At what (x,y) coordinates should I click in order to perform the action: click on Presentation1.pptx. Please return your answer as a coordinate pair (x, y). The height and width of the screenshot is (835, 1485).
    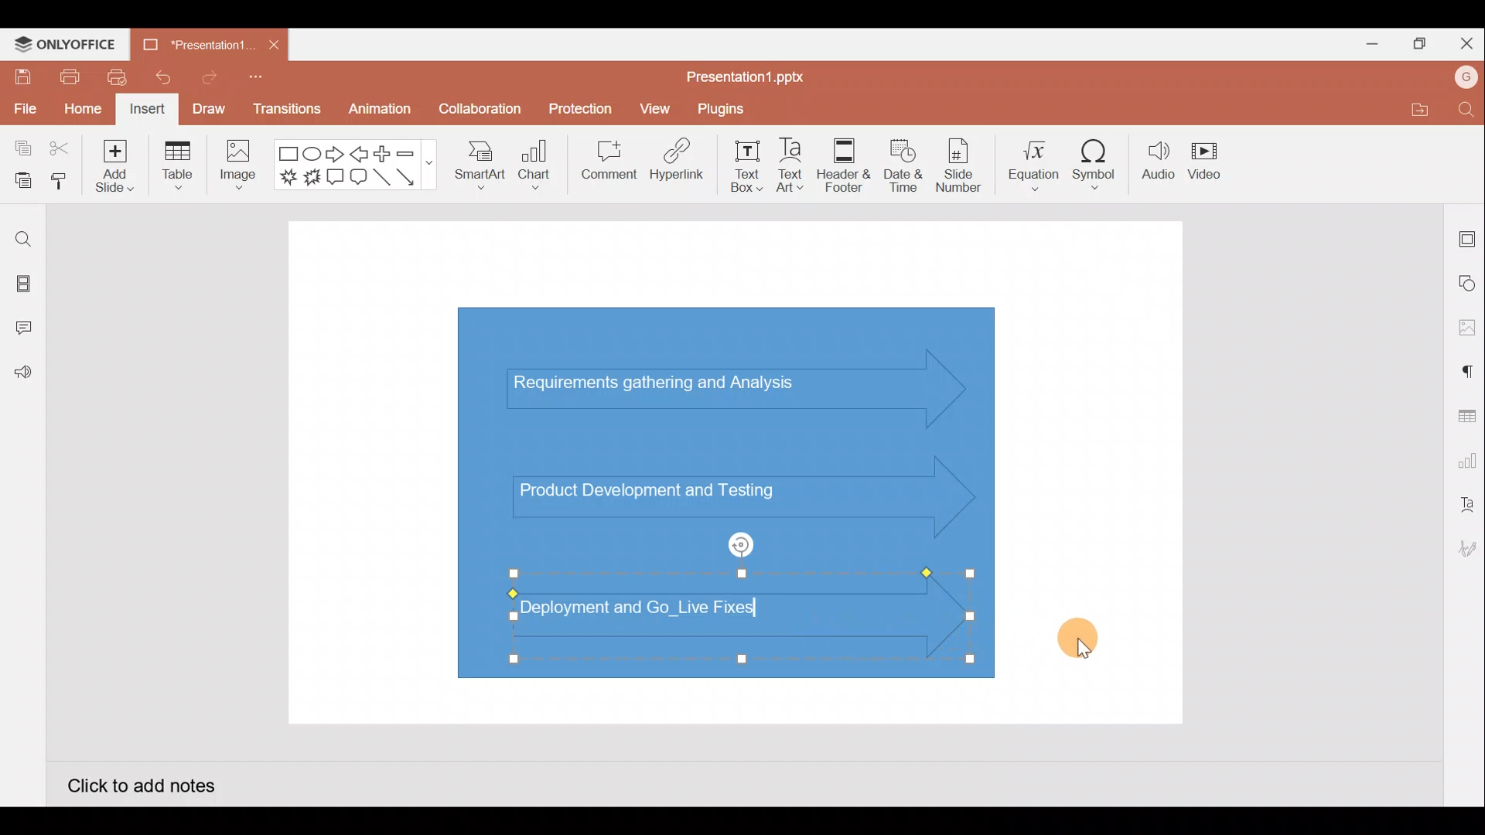
    Looking at the image, I should click on (751, 72).